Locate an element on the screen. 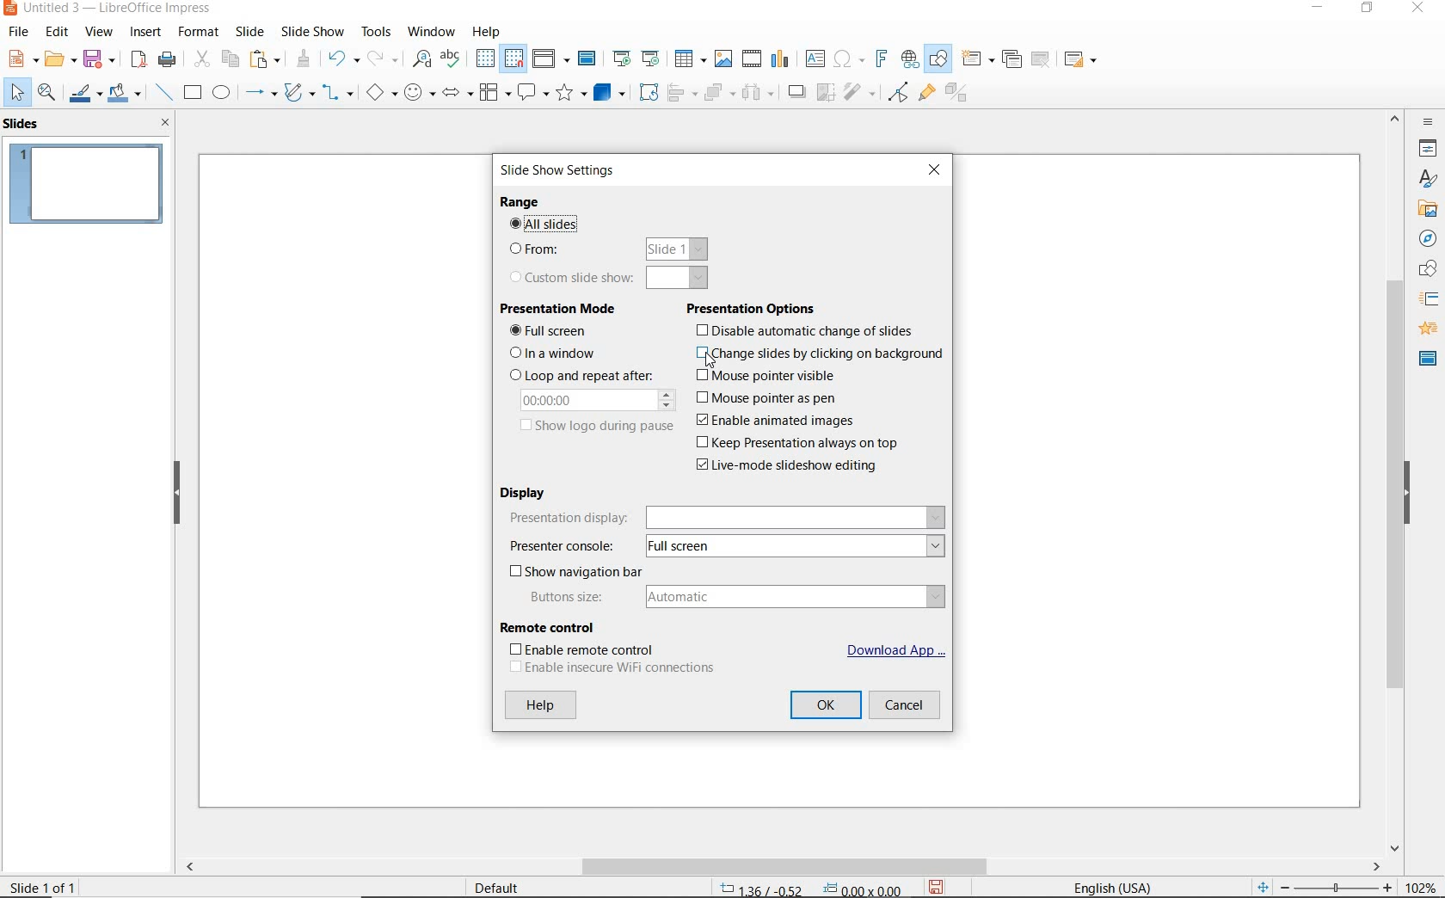  SPELLING is located at coordinates (452, 59).